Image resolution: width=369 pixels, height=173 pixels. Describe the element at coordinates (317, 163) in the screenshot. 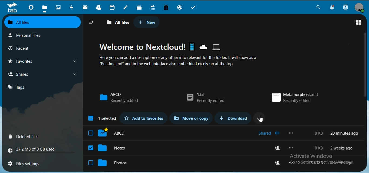

I see `54 mb` at that location.